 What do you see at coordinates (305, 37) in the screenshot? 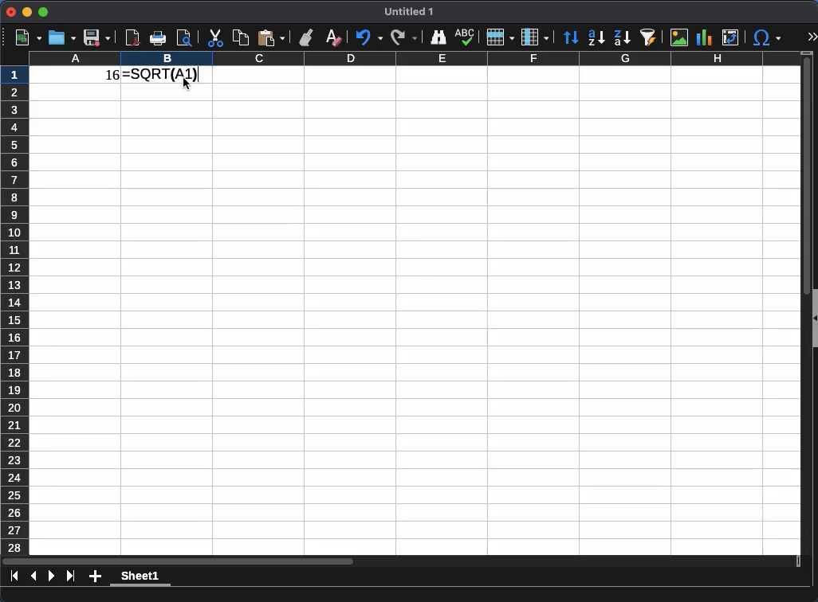
I see `clone formatting ` at bounding box center [305, 37].